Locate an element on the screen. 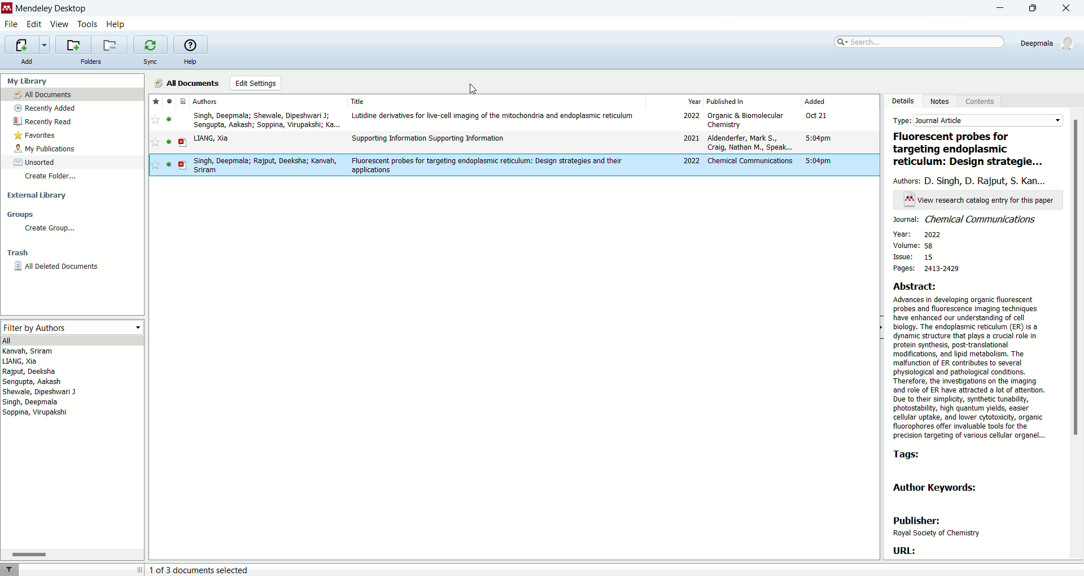  my library is located at coordinates (29, 81).